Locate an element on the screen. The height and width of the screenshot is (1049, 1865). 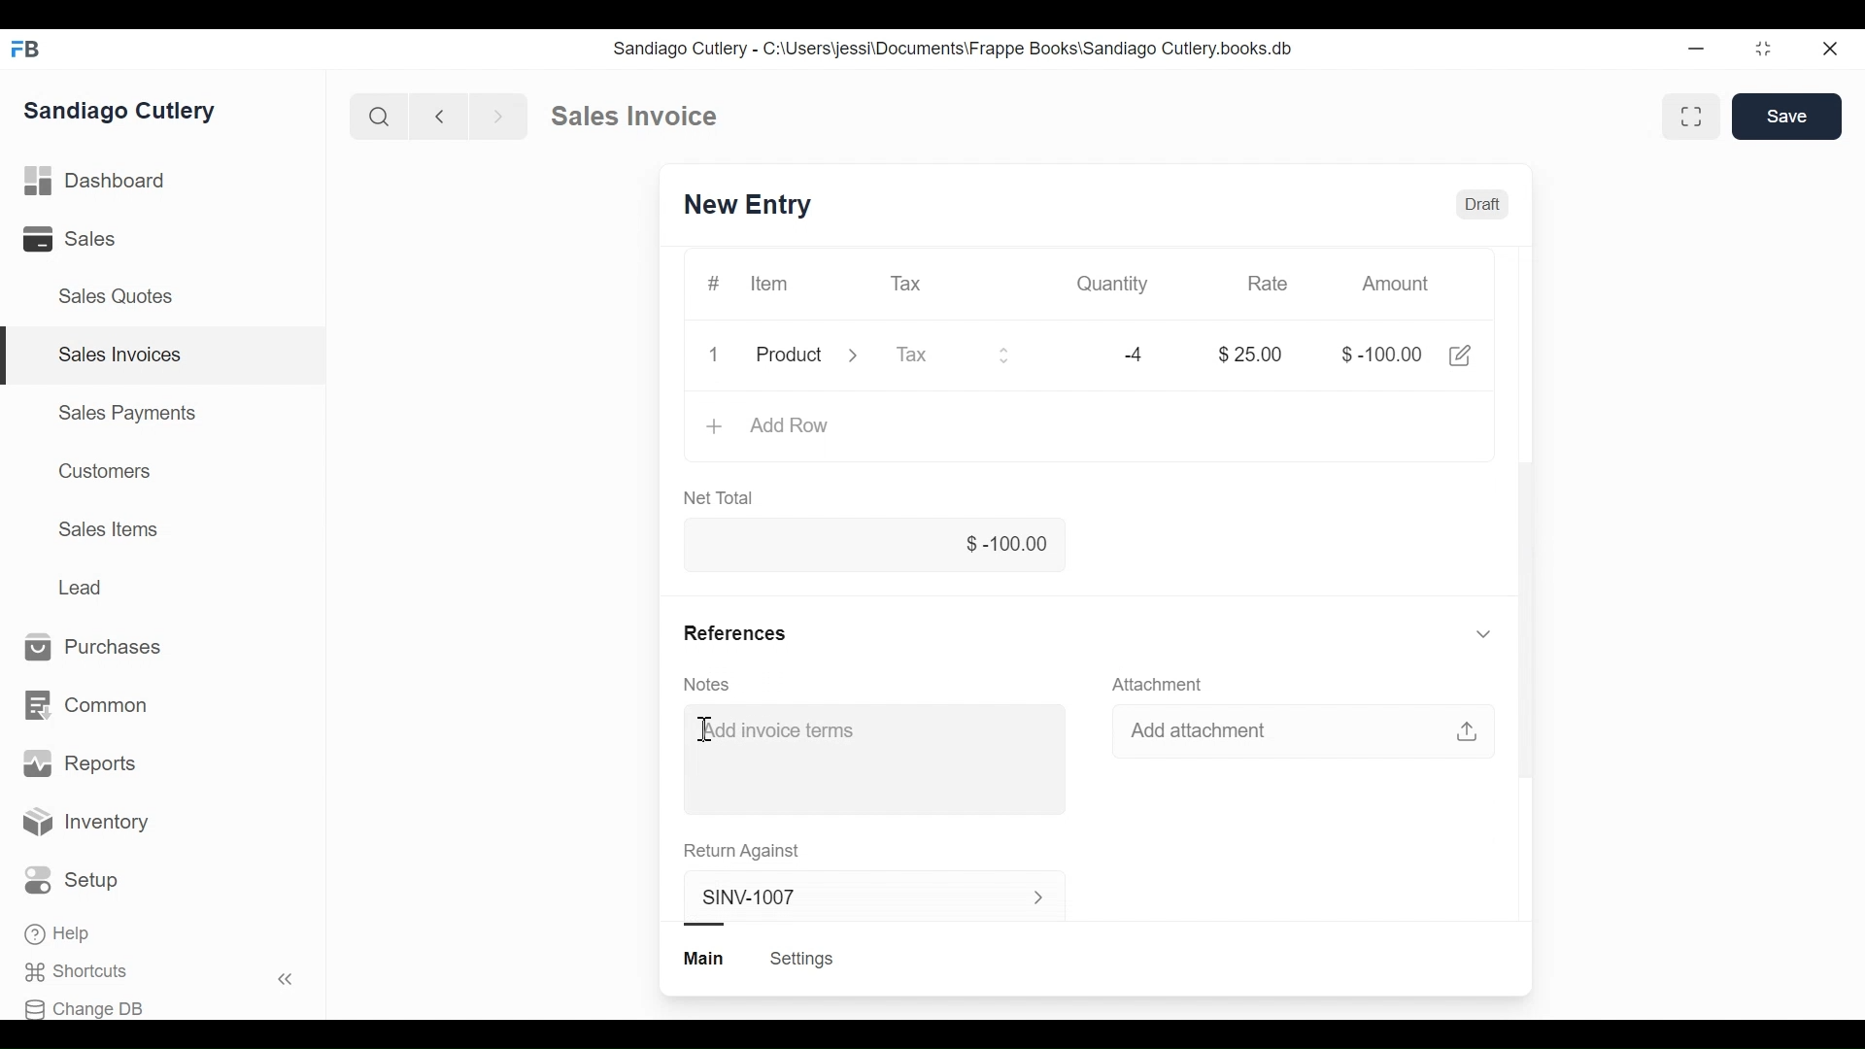
Quantity is located at coordinates (1115, 284).